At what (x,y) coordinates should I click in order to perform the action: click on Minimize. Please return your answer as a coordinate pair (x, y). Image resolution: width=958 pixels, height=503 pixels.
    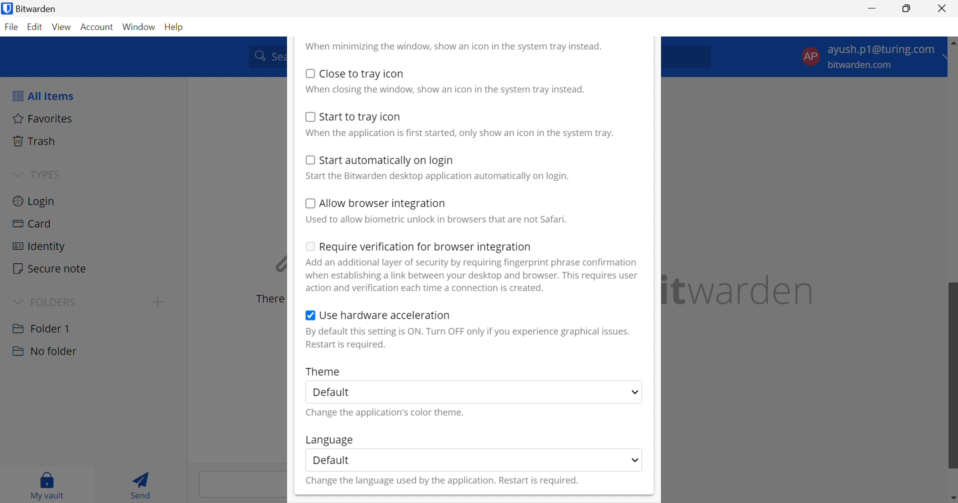
    Looking at the image, I should click on (872, 7).